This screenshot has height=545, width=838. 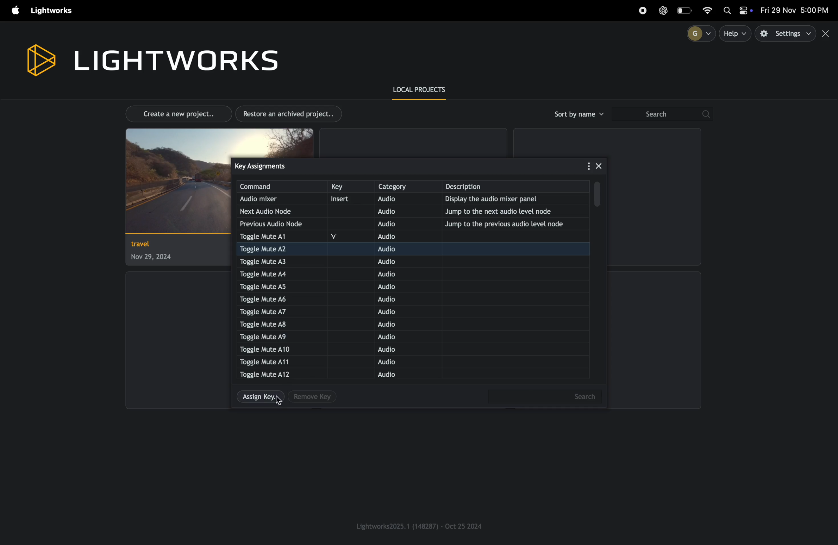 What do you see at coordinates (12, 11) in the screenshot?
I see `apple menu` at bounding box center [12, 11].